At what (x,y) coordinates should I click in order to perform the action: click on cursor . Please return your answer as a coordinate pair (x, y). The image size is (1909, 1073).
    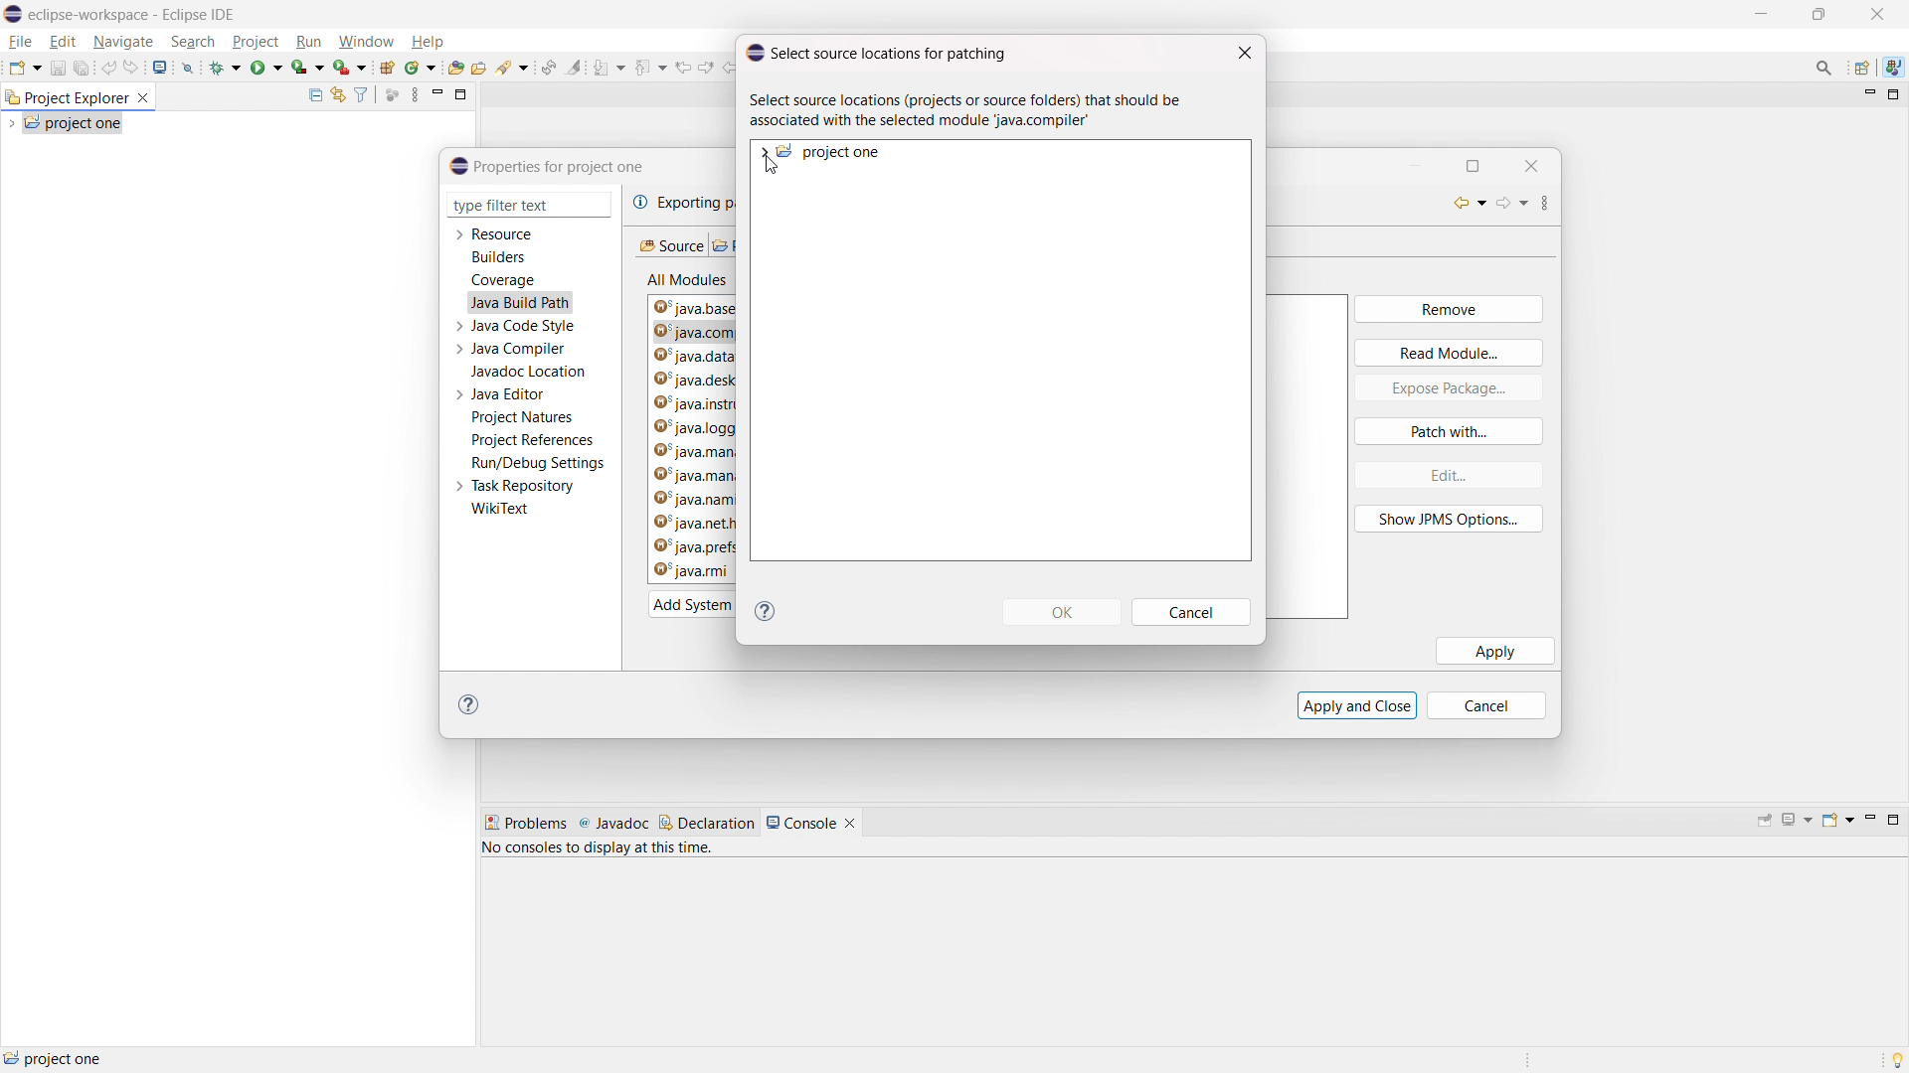
    Looking at the image, I should click on (774, 169).